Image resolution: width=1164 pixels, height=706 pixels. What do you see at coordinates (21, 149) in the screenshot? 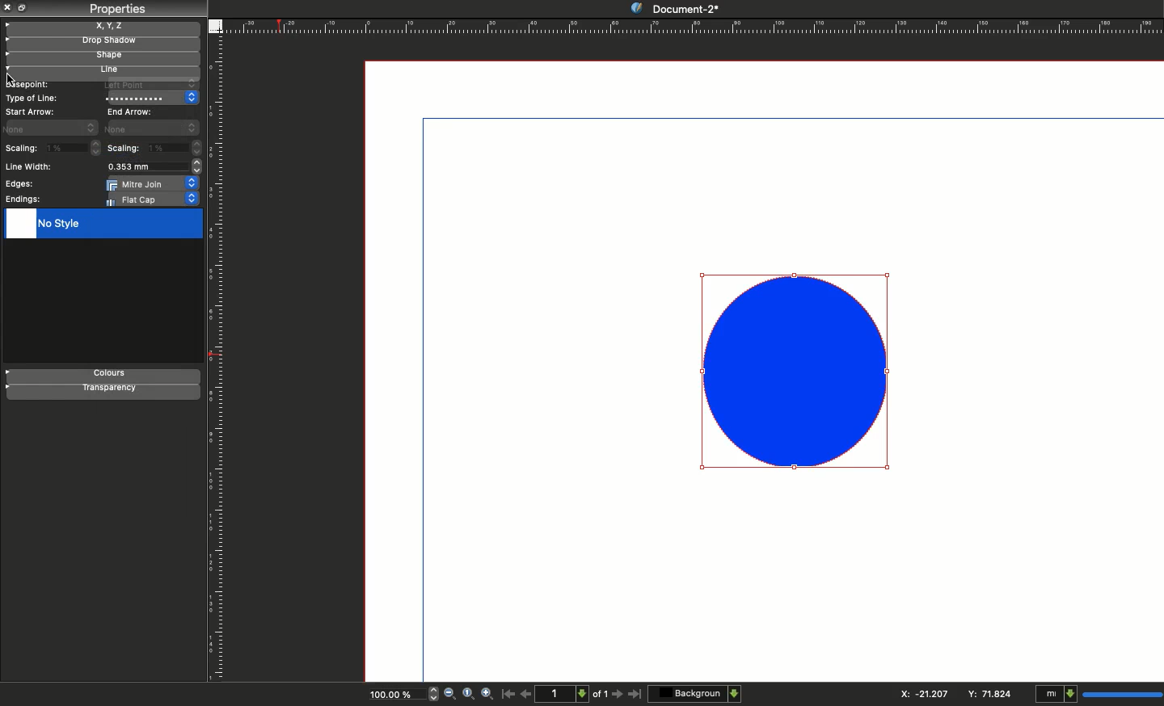
I see `Scaling` at bounding box center [21, 149].